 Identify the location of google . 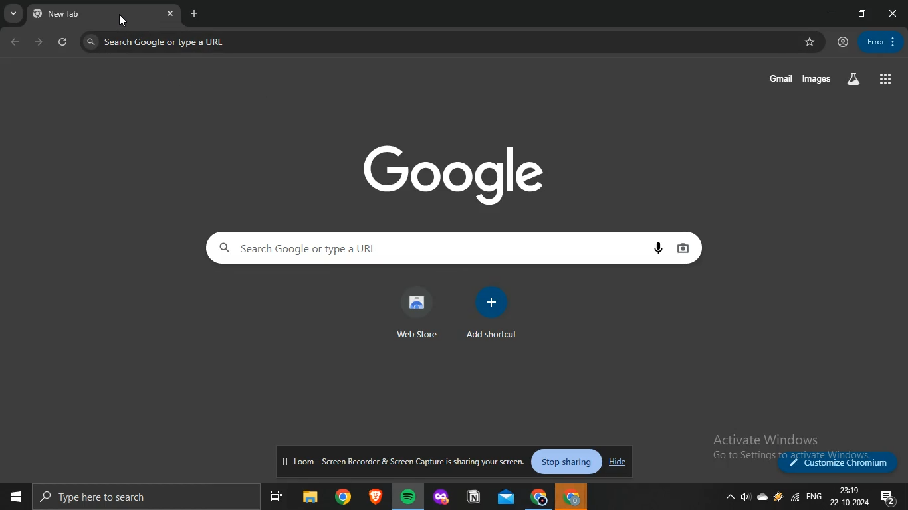
(457, 172).